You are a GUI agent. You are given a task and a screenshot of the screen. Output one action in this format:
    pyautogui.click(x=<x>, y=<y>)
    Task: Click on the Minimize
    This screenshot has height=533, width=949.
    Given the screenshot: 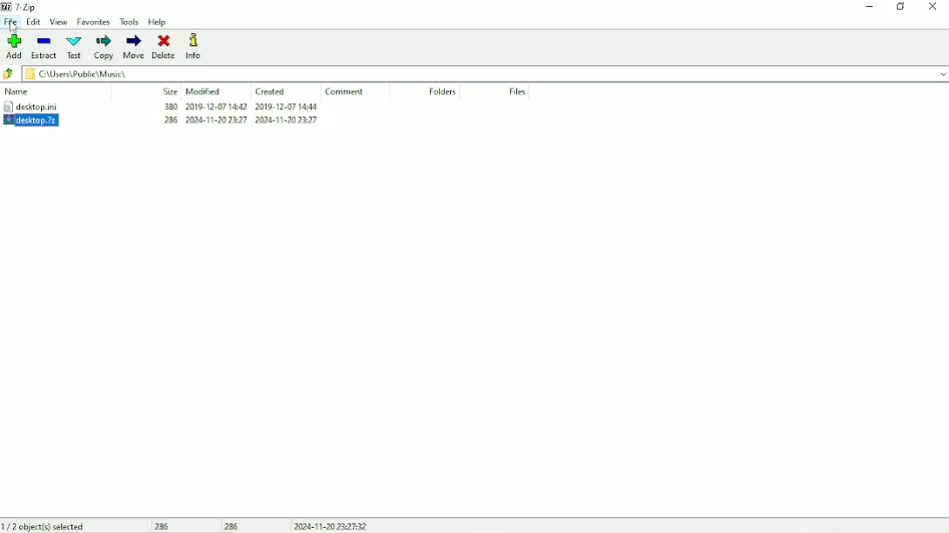 What is the action you would take?
    pyautogui.click(x=870, y=9)
    